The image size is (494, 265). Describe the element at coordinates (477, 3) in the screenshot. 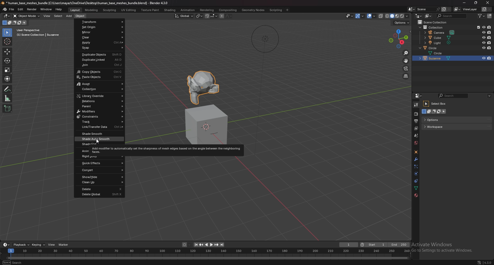

I see `resize` at that location.